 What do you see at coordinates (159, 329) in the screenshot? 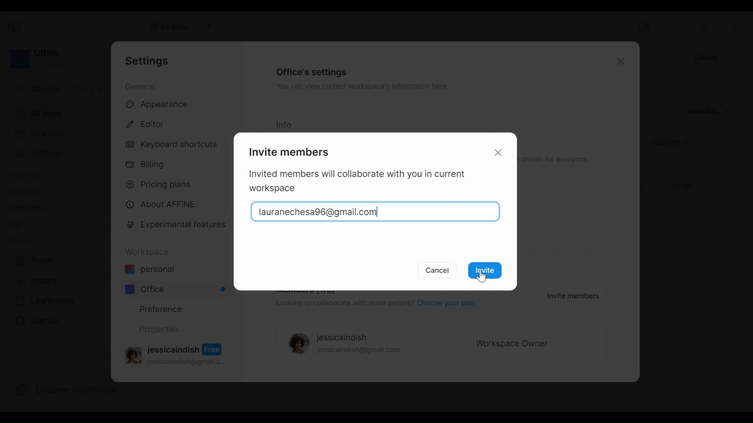
I see `Properties` at bounding box center [159, 329].